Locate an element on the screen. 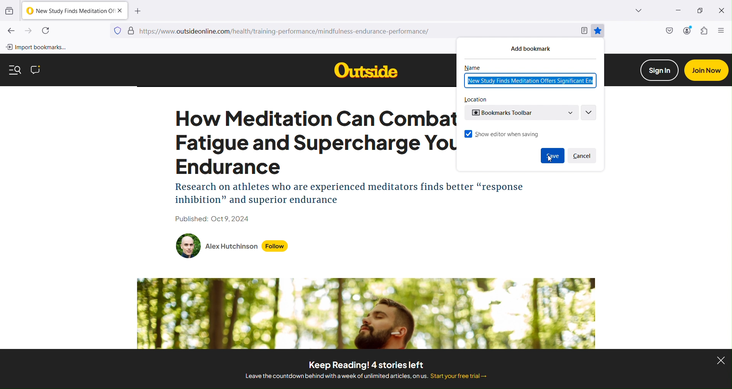  Reload current page is located at coordinates (47, 31).